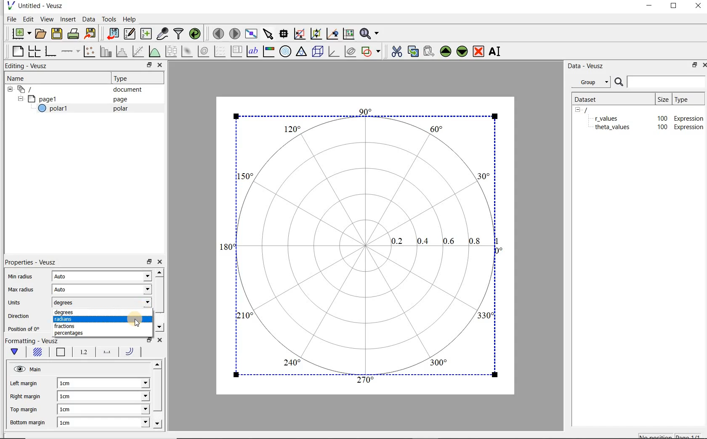 The height and width of the screenshot is (439, 707). Describe the element at coordinates (24, 383) in the screenshot. I see `Left margin` at that location.